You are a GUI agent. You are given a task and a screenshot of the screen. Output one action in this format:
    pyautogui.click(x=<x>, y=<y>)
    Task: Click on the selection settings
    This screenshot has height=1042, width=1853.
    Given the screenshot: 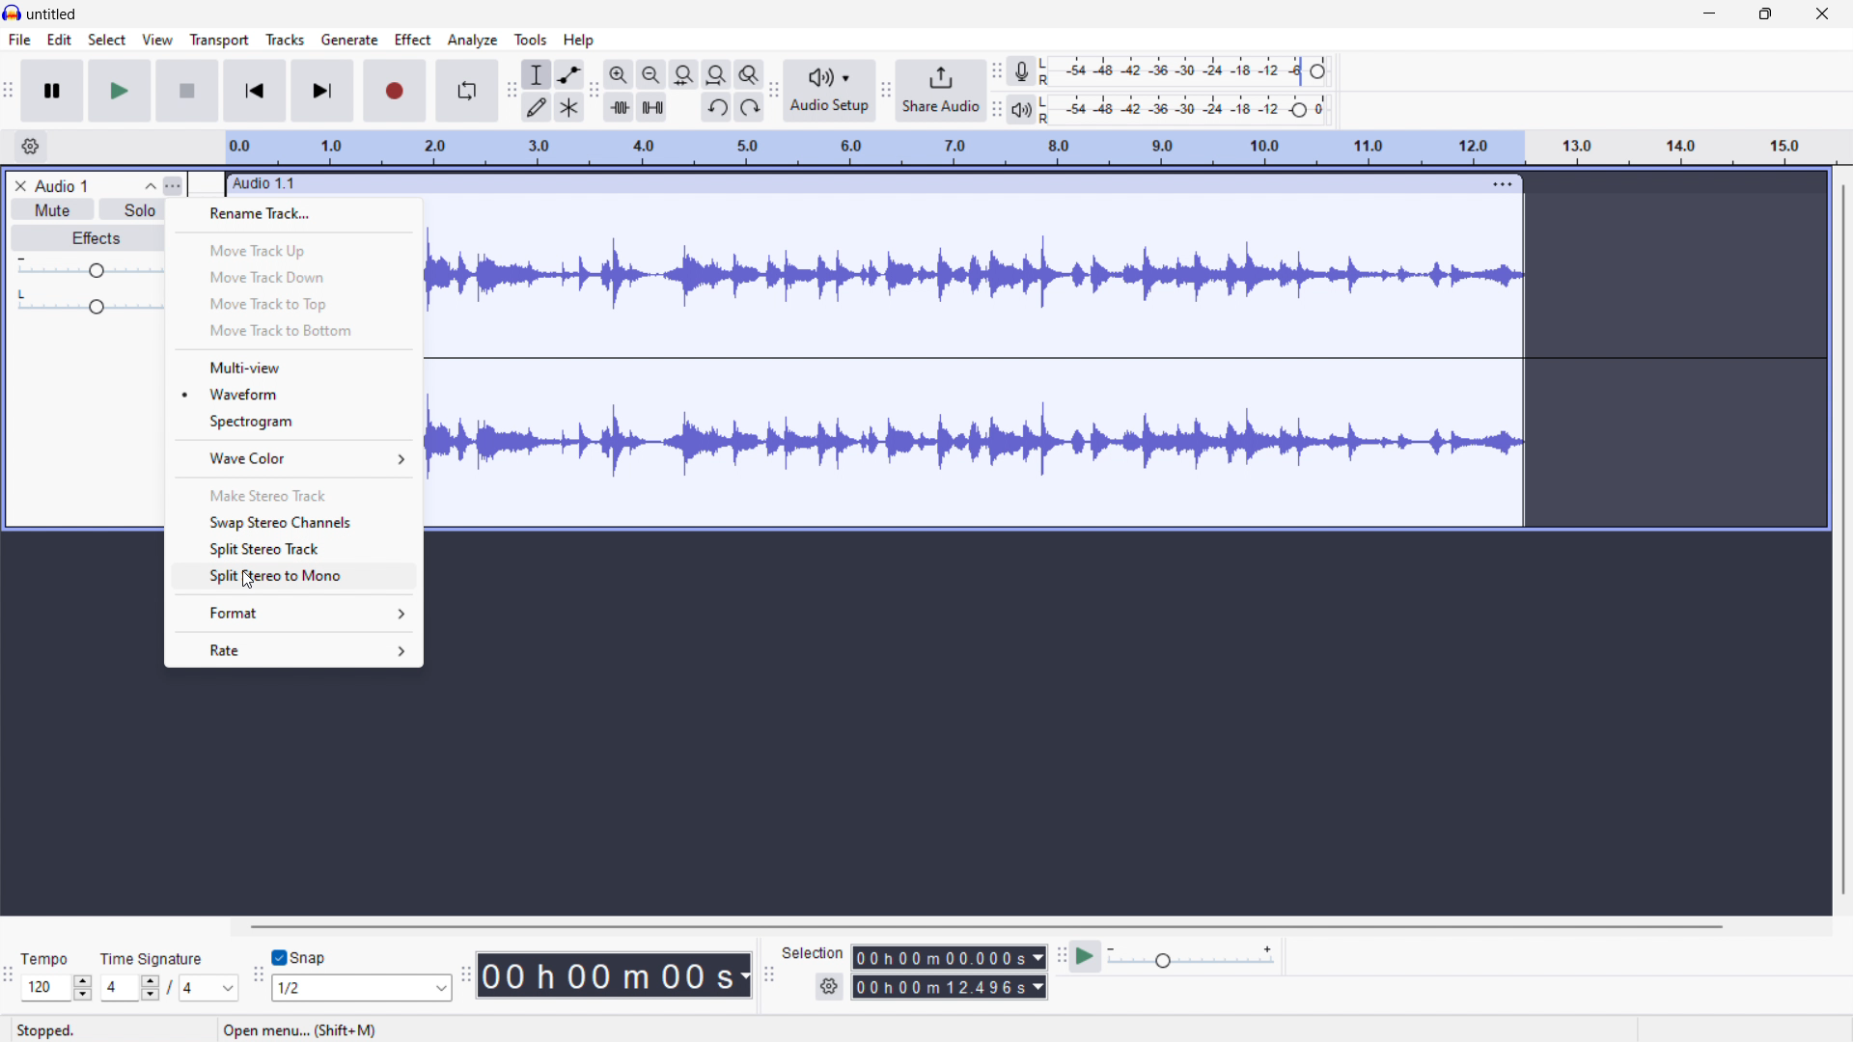 What is the action you would take?
    pyautogui.click(x=827, y=986)
    